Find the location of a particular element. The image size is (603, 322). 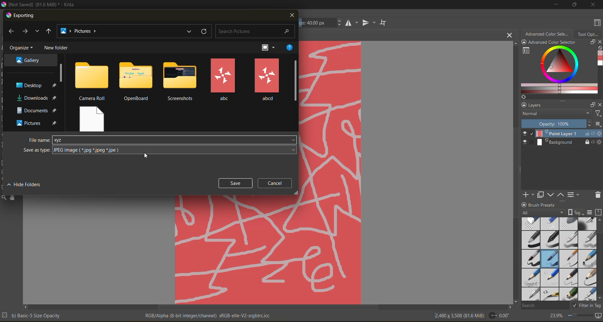

metadata is located at coordinates (32, 315).